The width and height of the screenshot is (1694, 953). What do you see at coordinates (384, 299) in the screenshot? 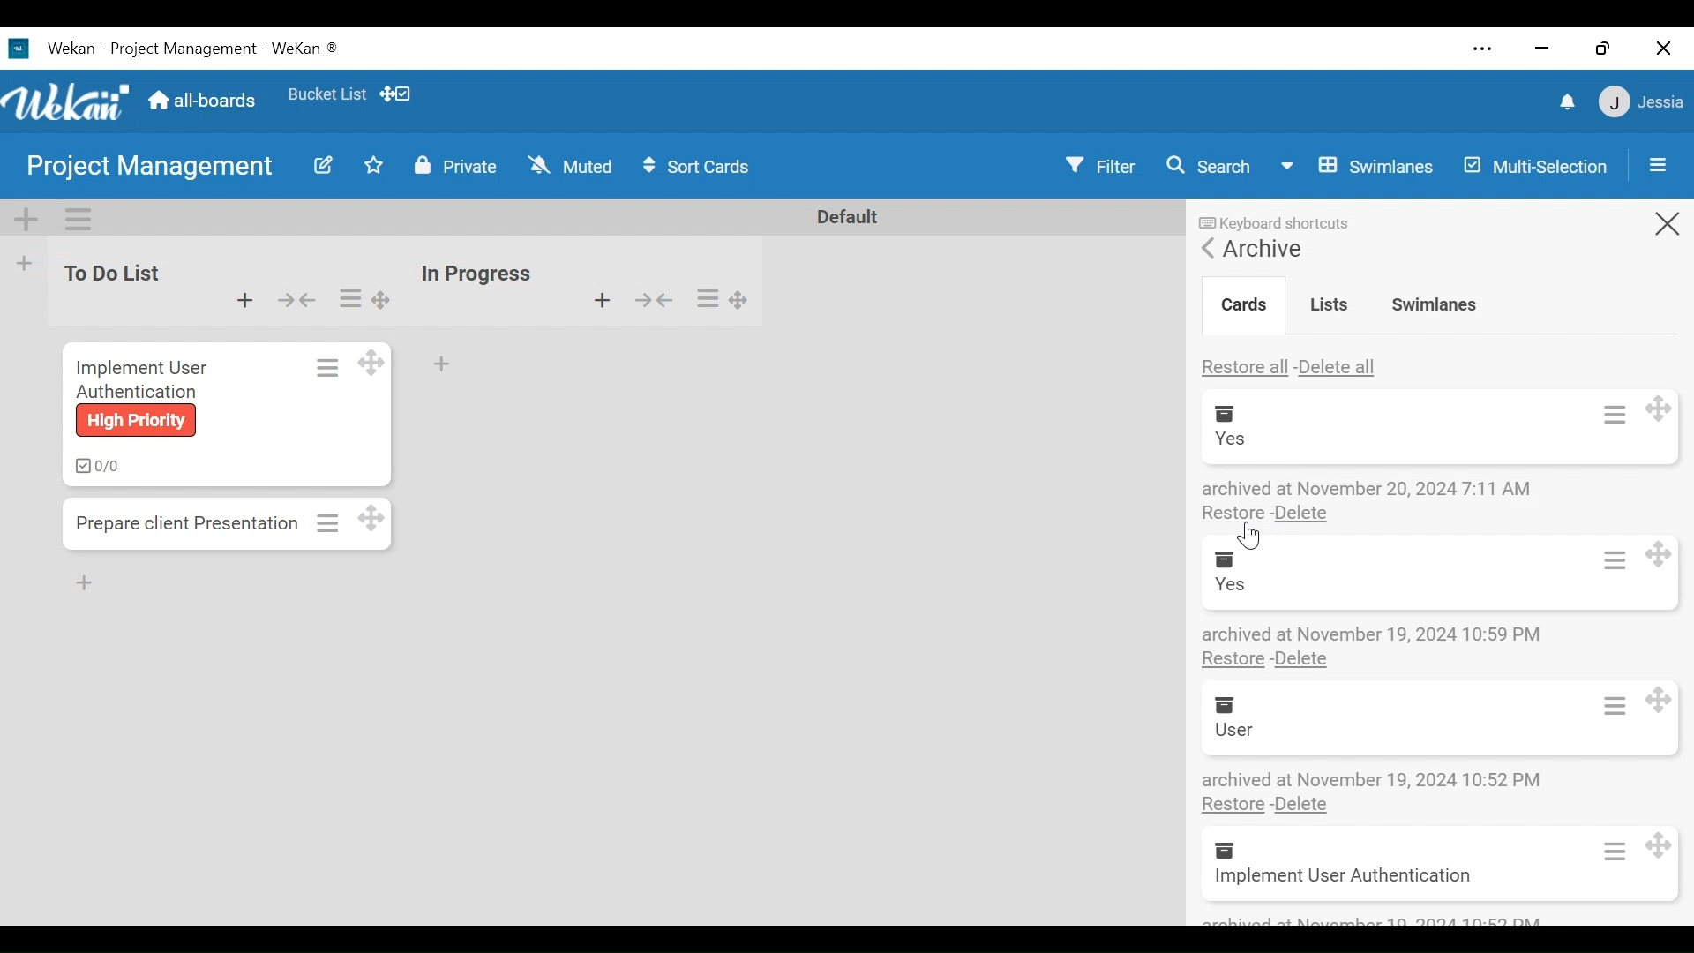
I see `Drag handles` at bounding box center [384, 299].